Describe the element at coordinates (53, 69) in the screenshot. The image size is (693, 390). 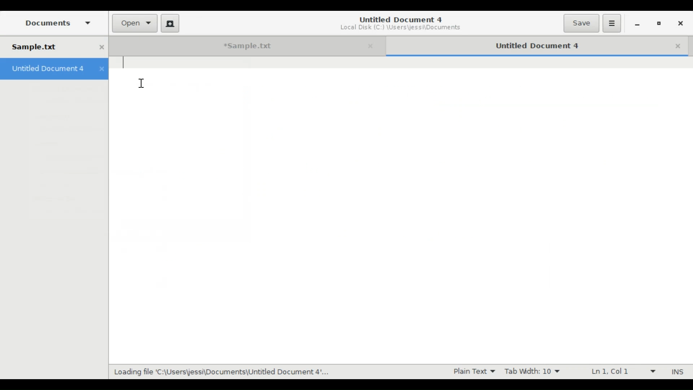
I see `Untitled Document 4` at that location.